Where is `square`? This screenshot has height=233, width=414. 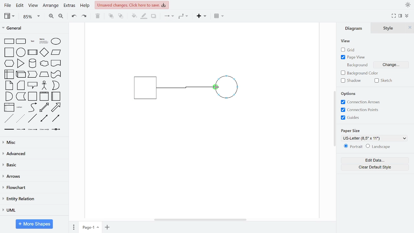 square is located at coordinates (10, 53).